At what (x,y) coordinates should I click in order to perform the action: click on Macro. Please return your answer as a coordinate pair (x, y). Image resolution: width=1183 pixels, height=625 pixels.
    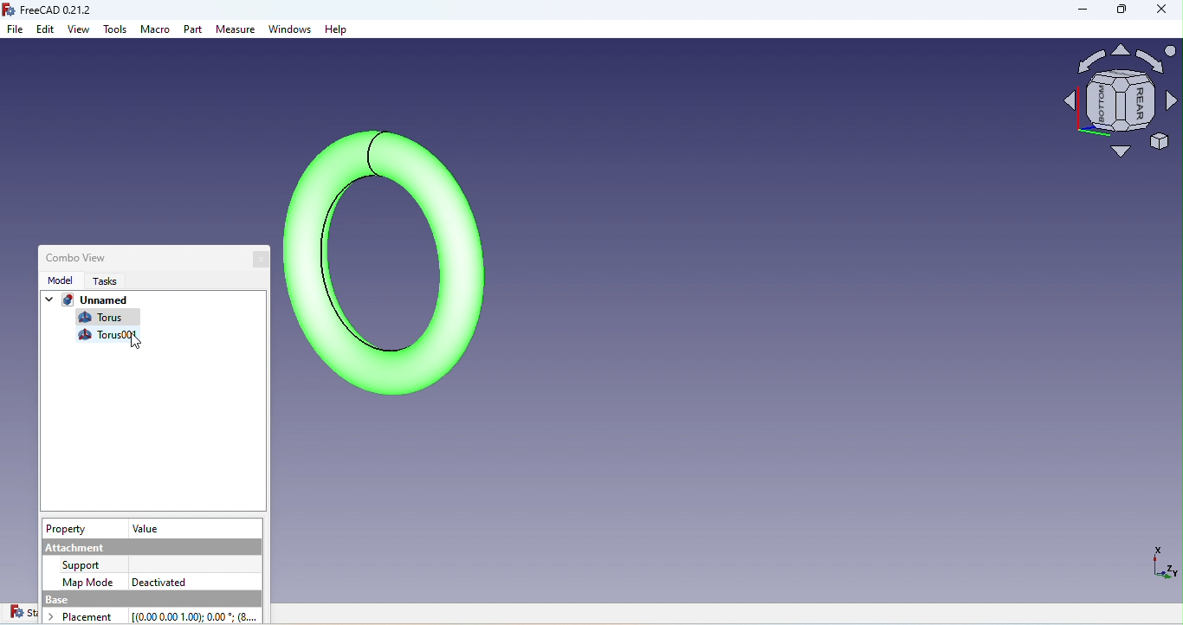
    Looking at the image, I should click on (156, 32).